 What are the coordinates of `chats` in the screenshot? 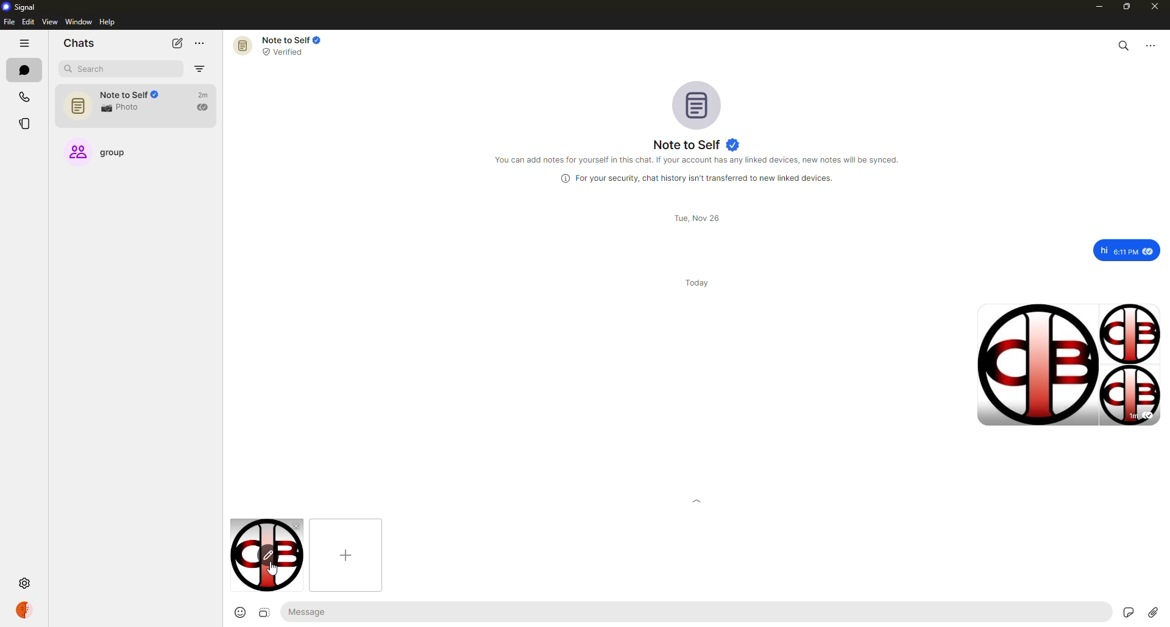 It's located at (79, 43).